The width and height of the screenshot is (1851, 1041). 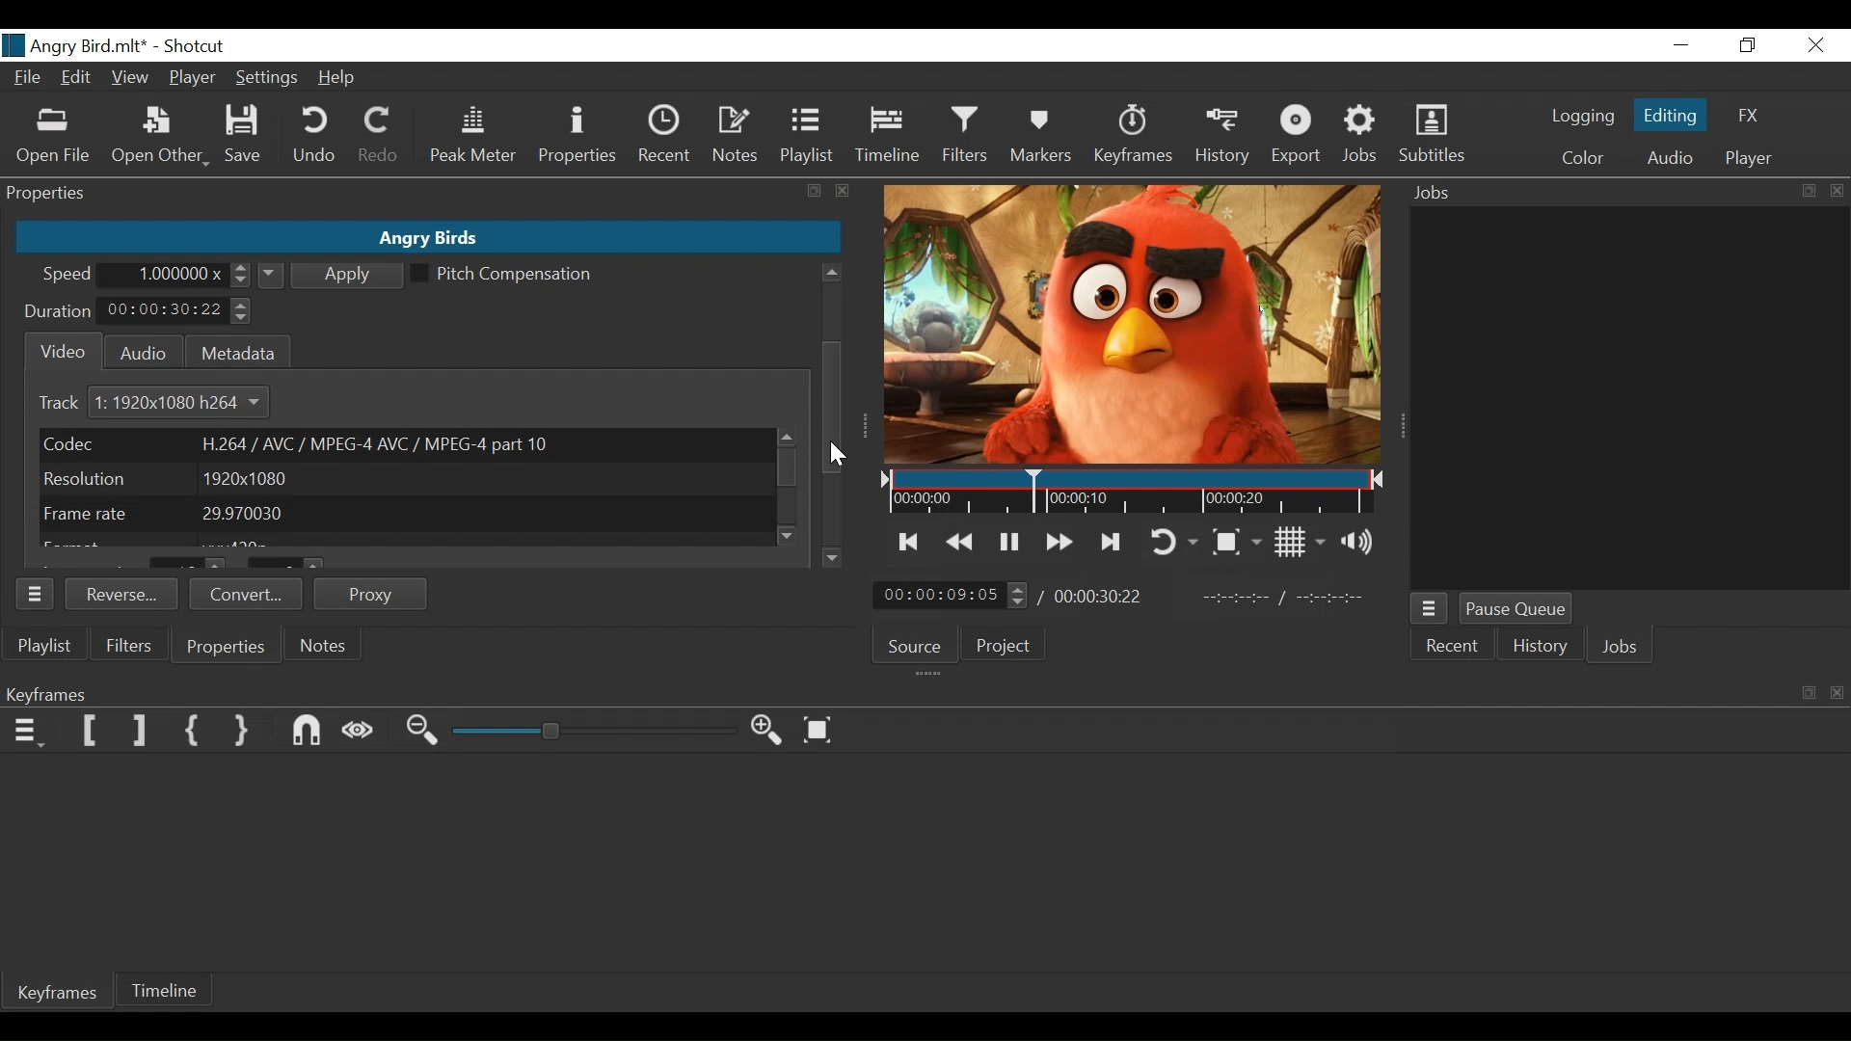 What do you see at coordinates (576, 138) in the screenshot?
I see `Properties` at bounding box center [576, 138].